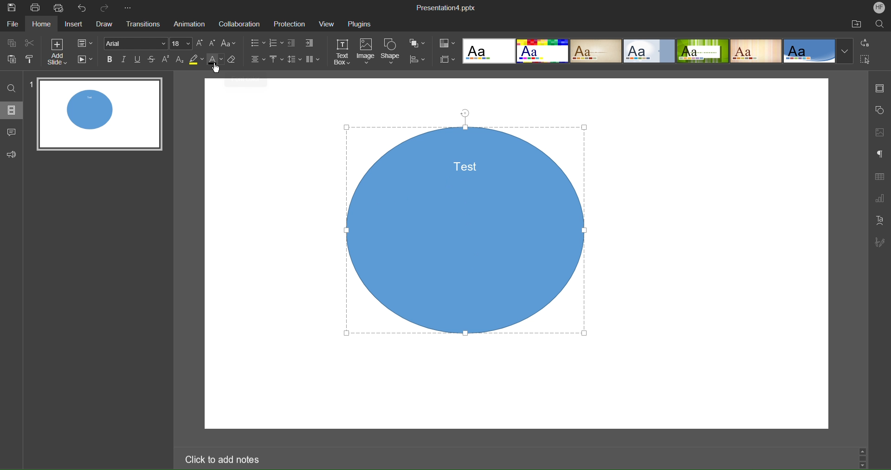  I want to click on Shape Selecte, so click(457, 232).